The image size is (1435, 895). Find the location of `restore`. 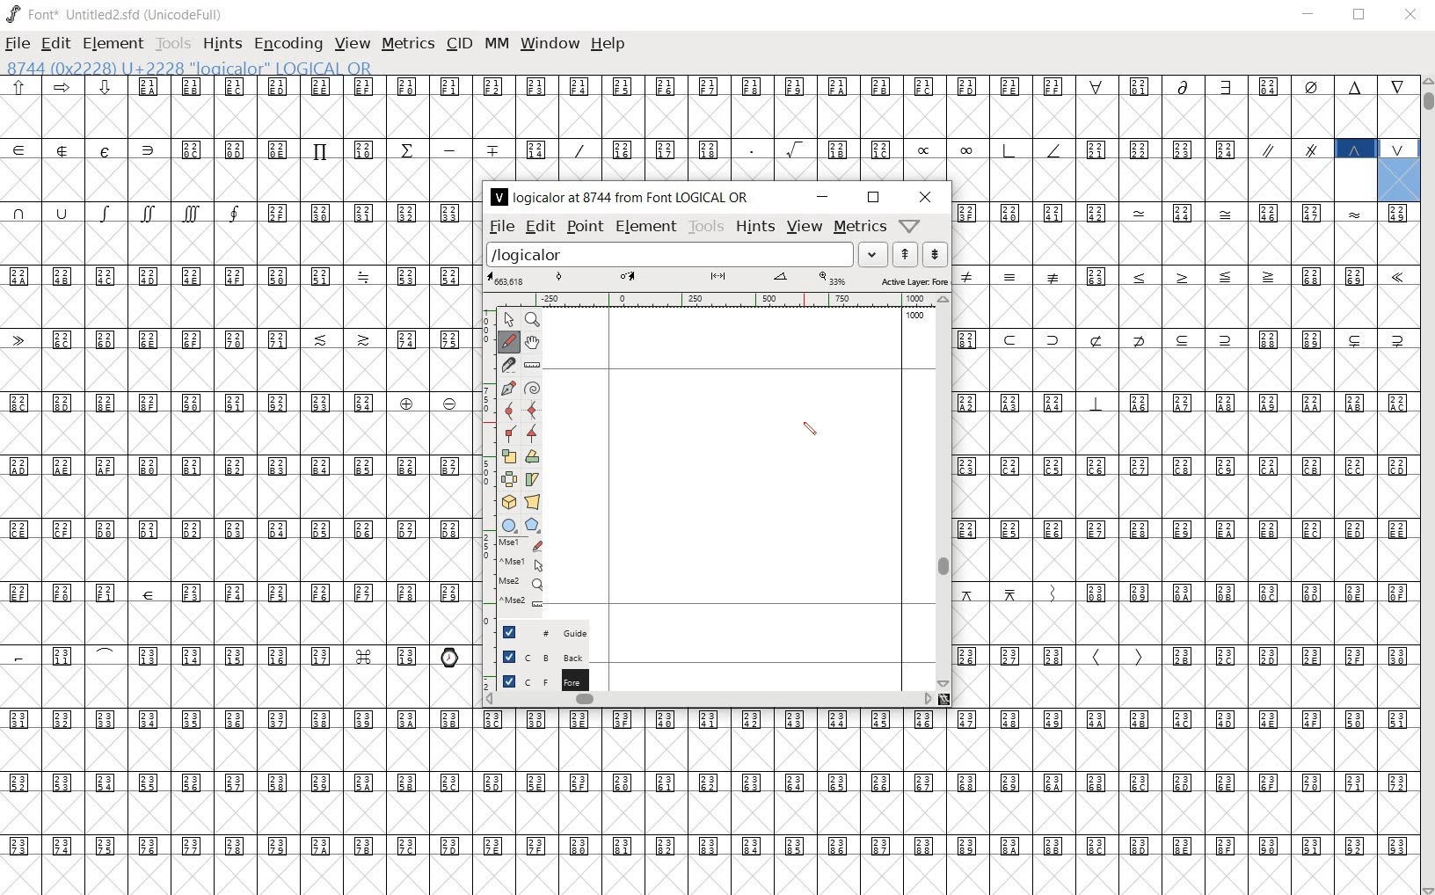

restore is located at coordinates (873, 198).